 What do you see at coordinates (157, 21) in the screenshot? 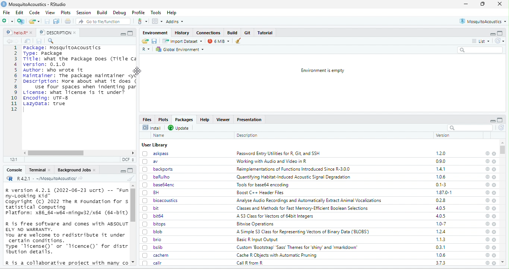
I see `workspace panes` at bounding box center [157, 21].